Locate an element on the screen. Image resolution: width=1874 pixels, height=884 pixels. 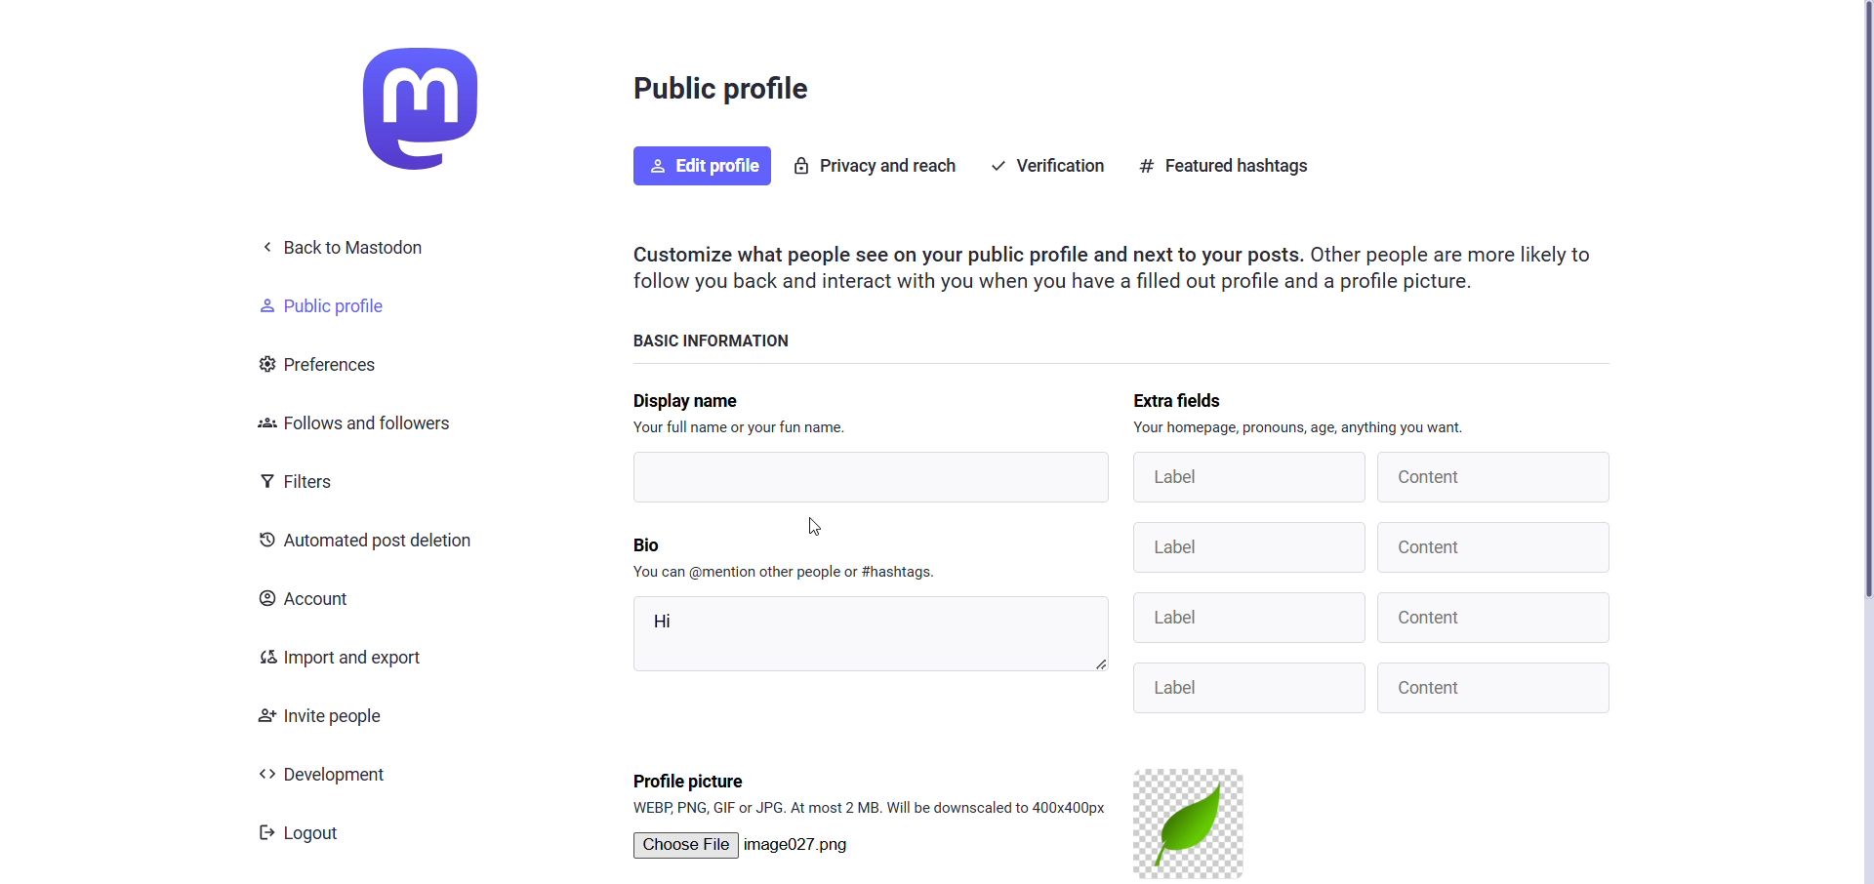
Content is located at coordinates (1496, 617).